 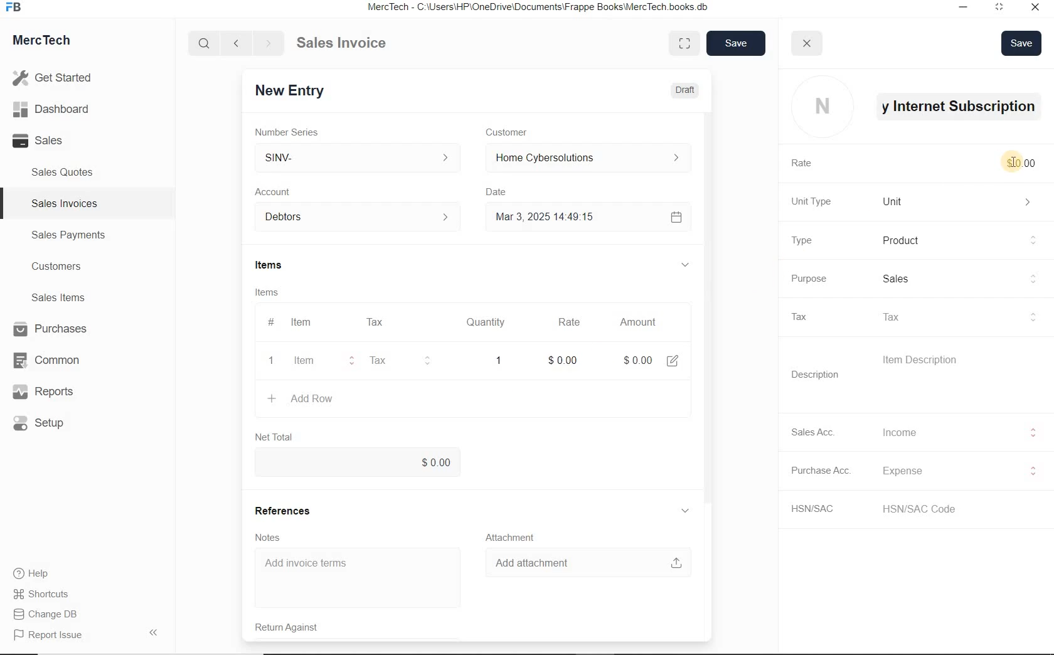 I want to click on Notes, so click(x=271, y=536).